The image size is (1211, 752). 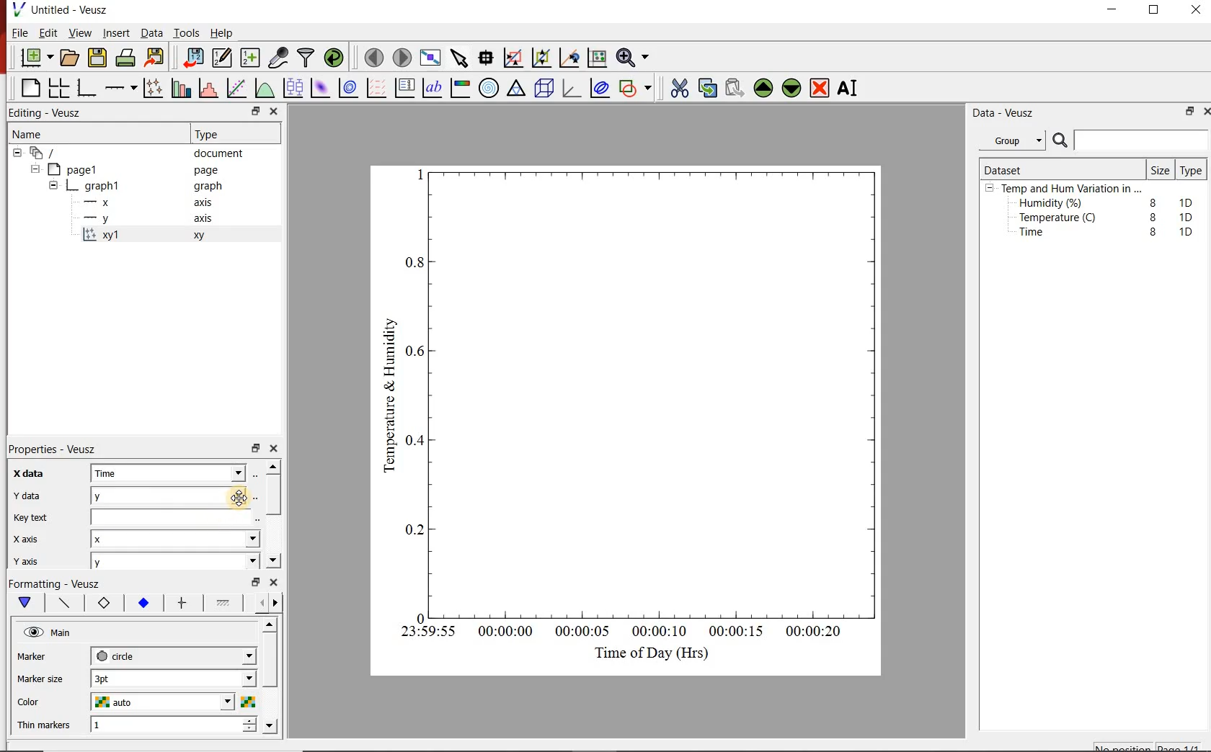 I want to click on Formatting - Veusz, so click(x=58, y=585).